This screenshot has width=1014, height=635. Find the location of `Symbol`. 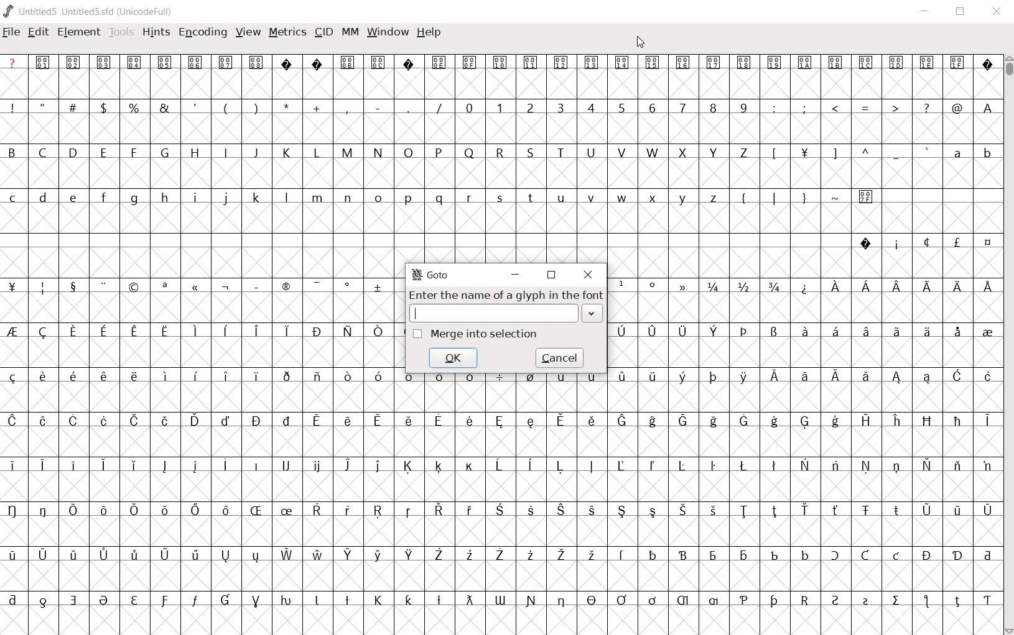

Symbol is located at coordinates (684, 63).